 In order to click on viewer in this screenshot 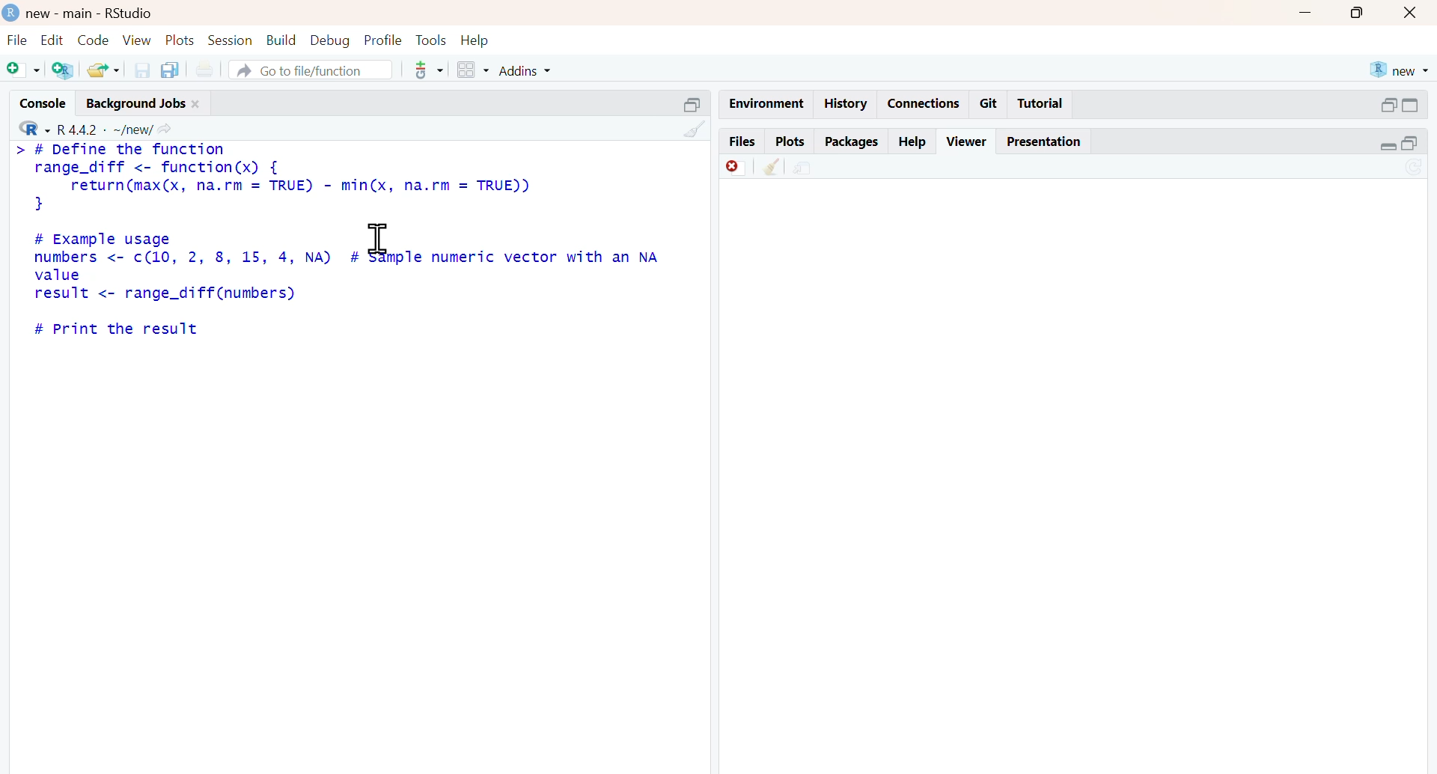, I will do `click(968, 141)`.